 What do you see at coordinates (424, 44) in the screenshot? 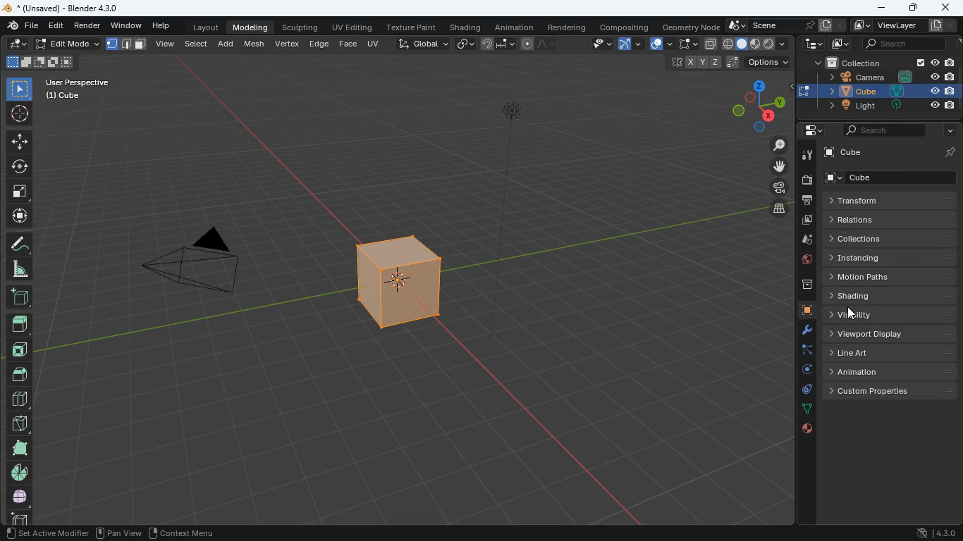
I see `global` at bounding box center [424, 44].